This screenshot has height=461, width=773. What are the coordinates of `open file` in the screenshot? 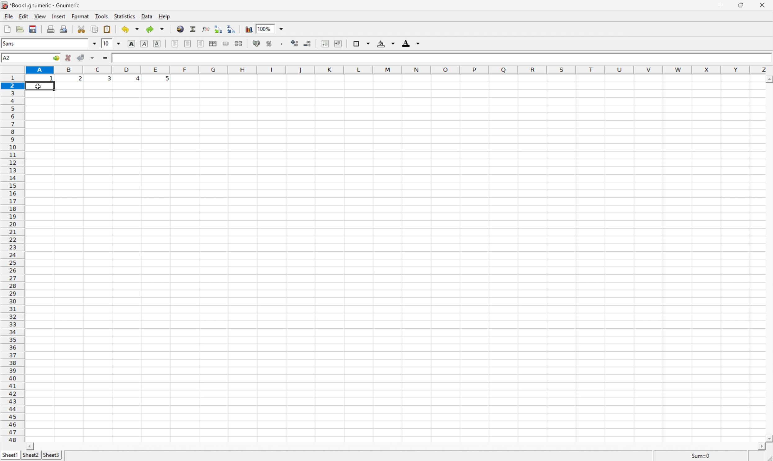 It's located at (21, 29).